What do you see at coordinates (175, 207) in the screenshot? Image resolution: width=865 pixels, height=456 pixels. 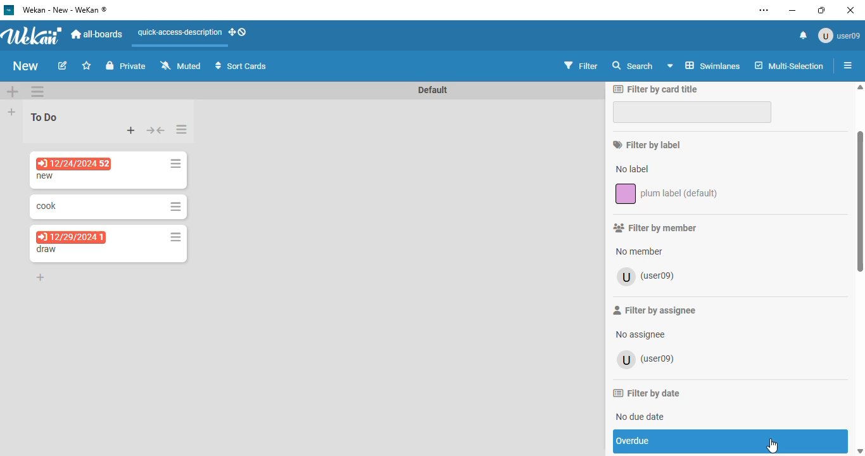 I see `card actions` at bounding box center [175, 207].